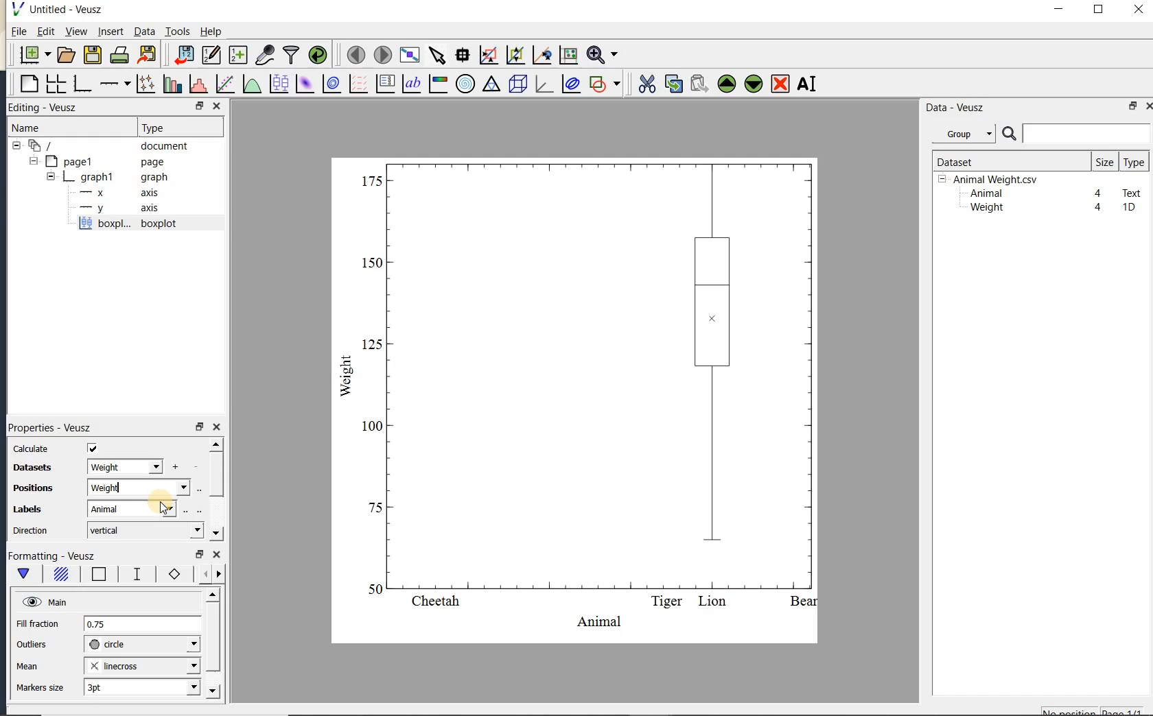 The width and height of the screenshot is (1153, 716). What do you see at coordinates (462, 56) in the screenshot?
I see `read data points on the graph` at bounding box center [462, 56].